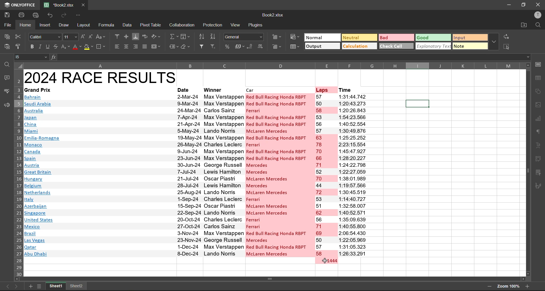  I want to click on wrap text, so click(146, 36).